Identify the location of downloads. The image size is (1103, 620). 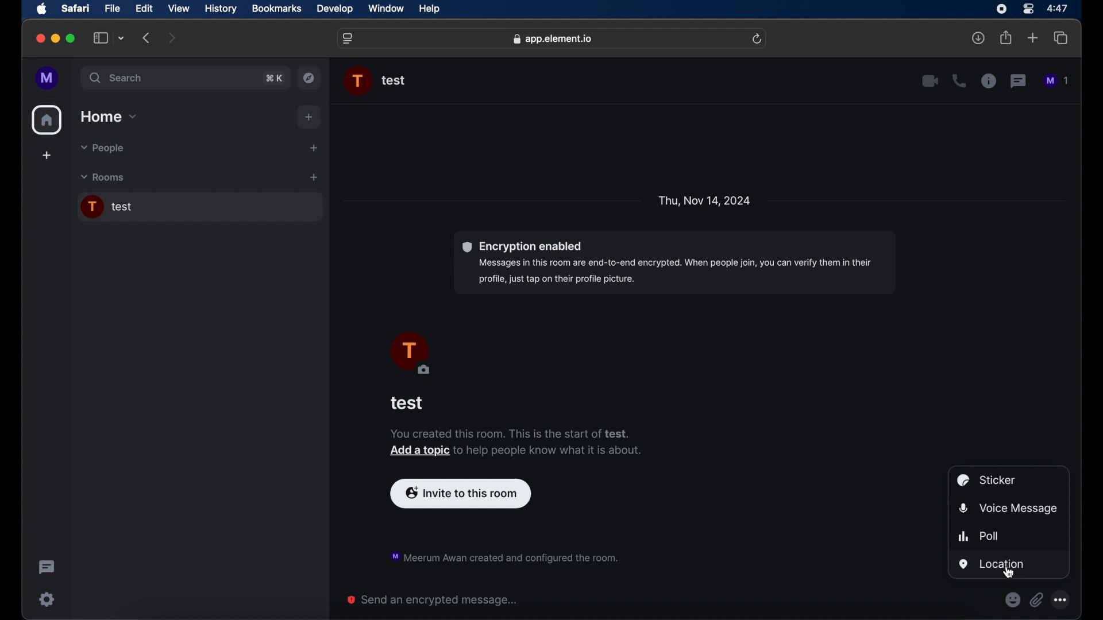
(979, 38).